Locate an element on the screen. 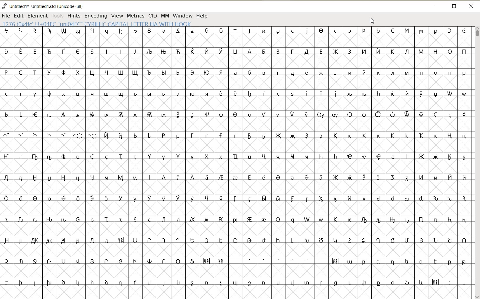  FONT NAME is located at coordinates (44, 6).